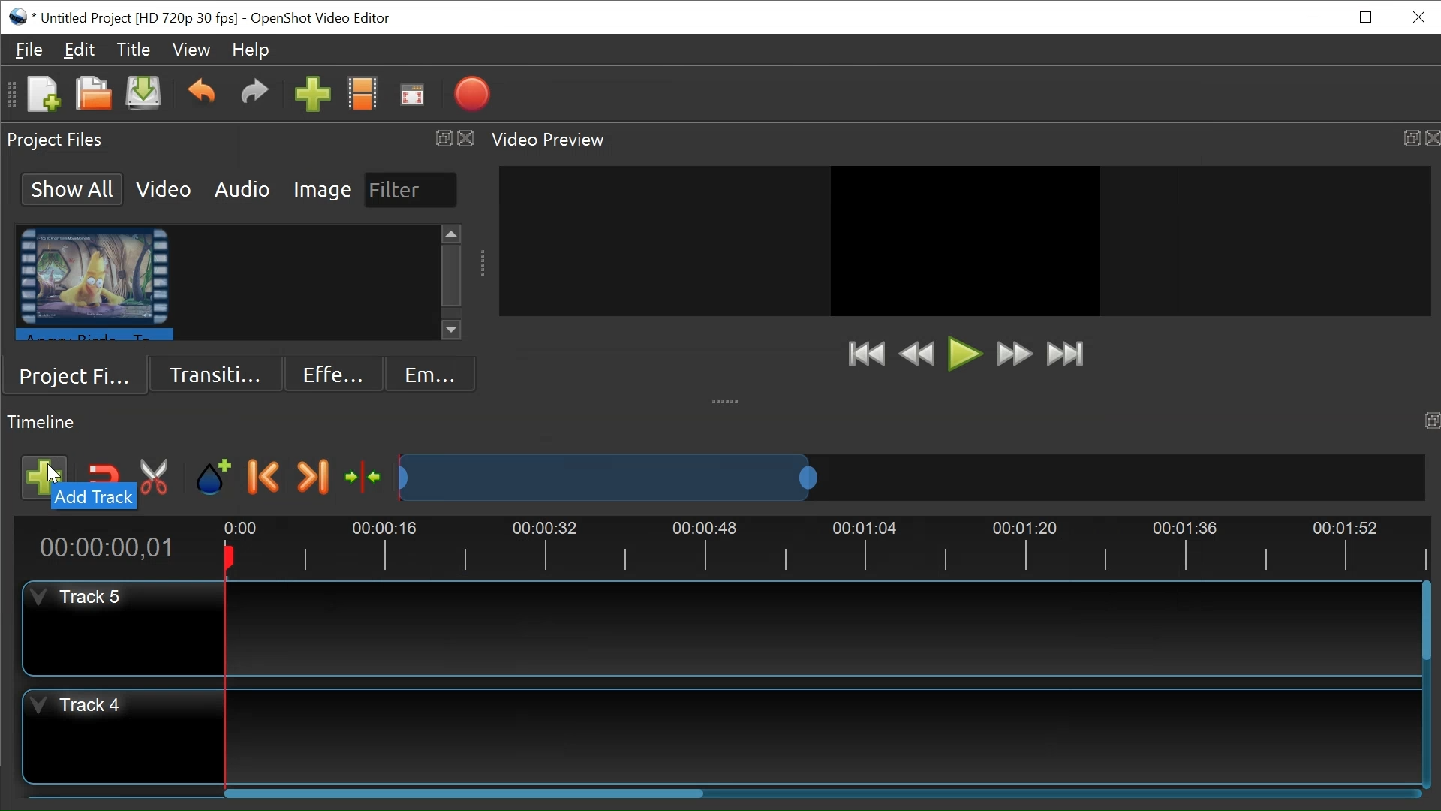  Describe the element at coordinates (253, 94) in the screenshot. I see `Redo` at that location.